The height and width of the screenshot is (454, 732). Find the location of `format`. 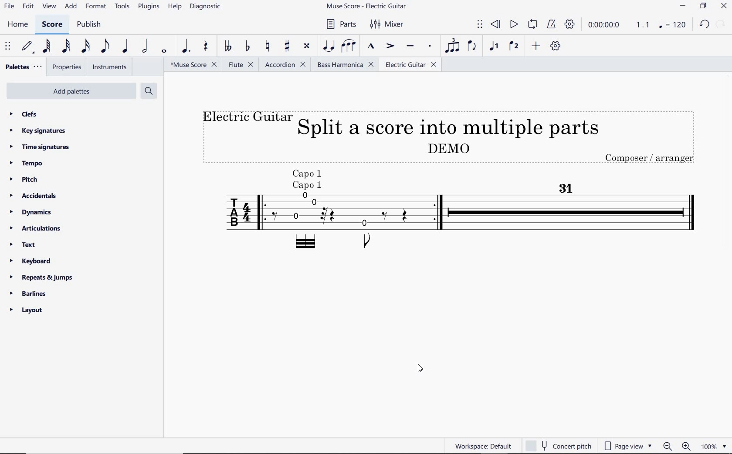

format is located at coordinates (96, 7).